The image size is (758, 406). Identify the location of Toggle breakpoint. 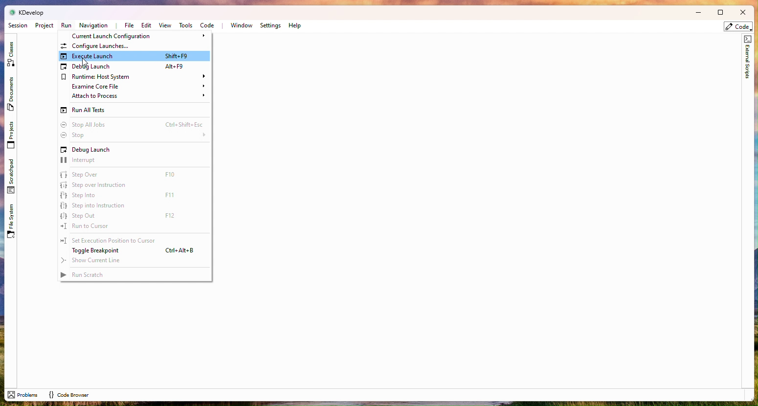
(134, 250).